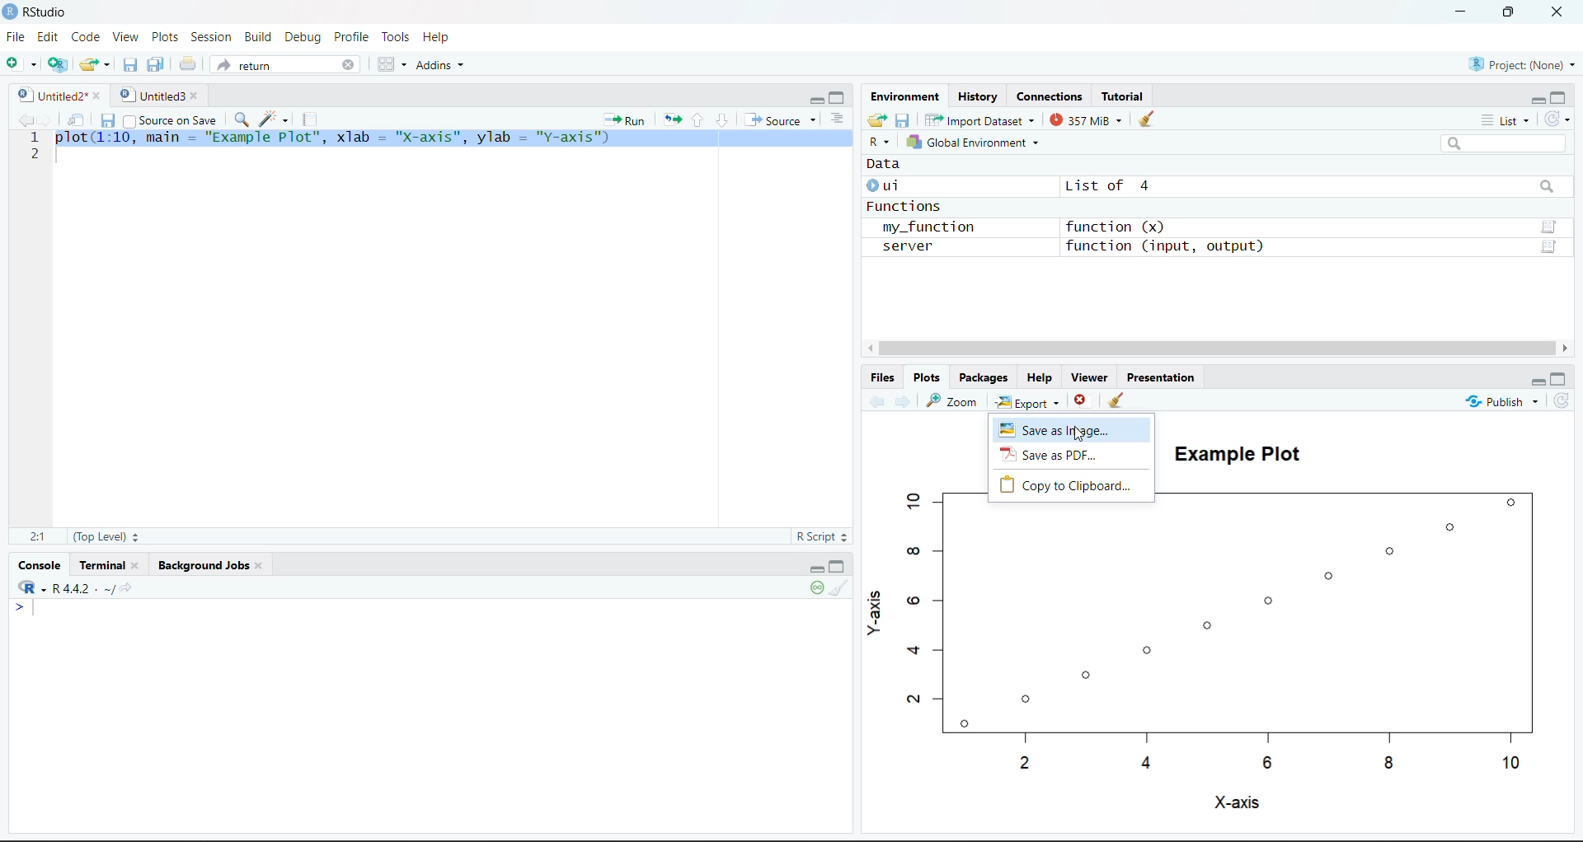 The width and height of the screenshot is (1583, 842). What do you see at coordinates (130, 66) in the screenshot?
I see `Save current document (Ctrl + S)` at bounding box center [130, 66].